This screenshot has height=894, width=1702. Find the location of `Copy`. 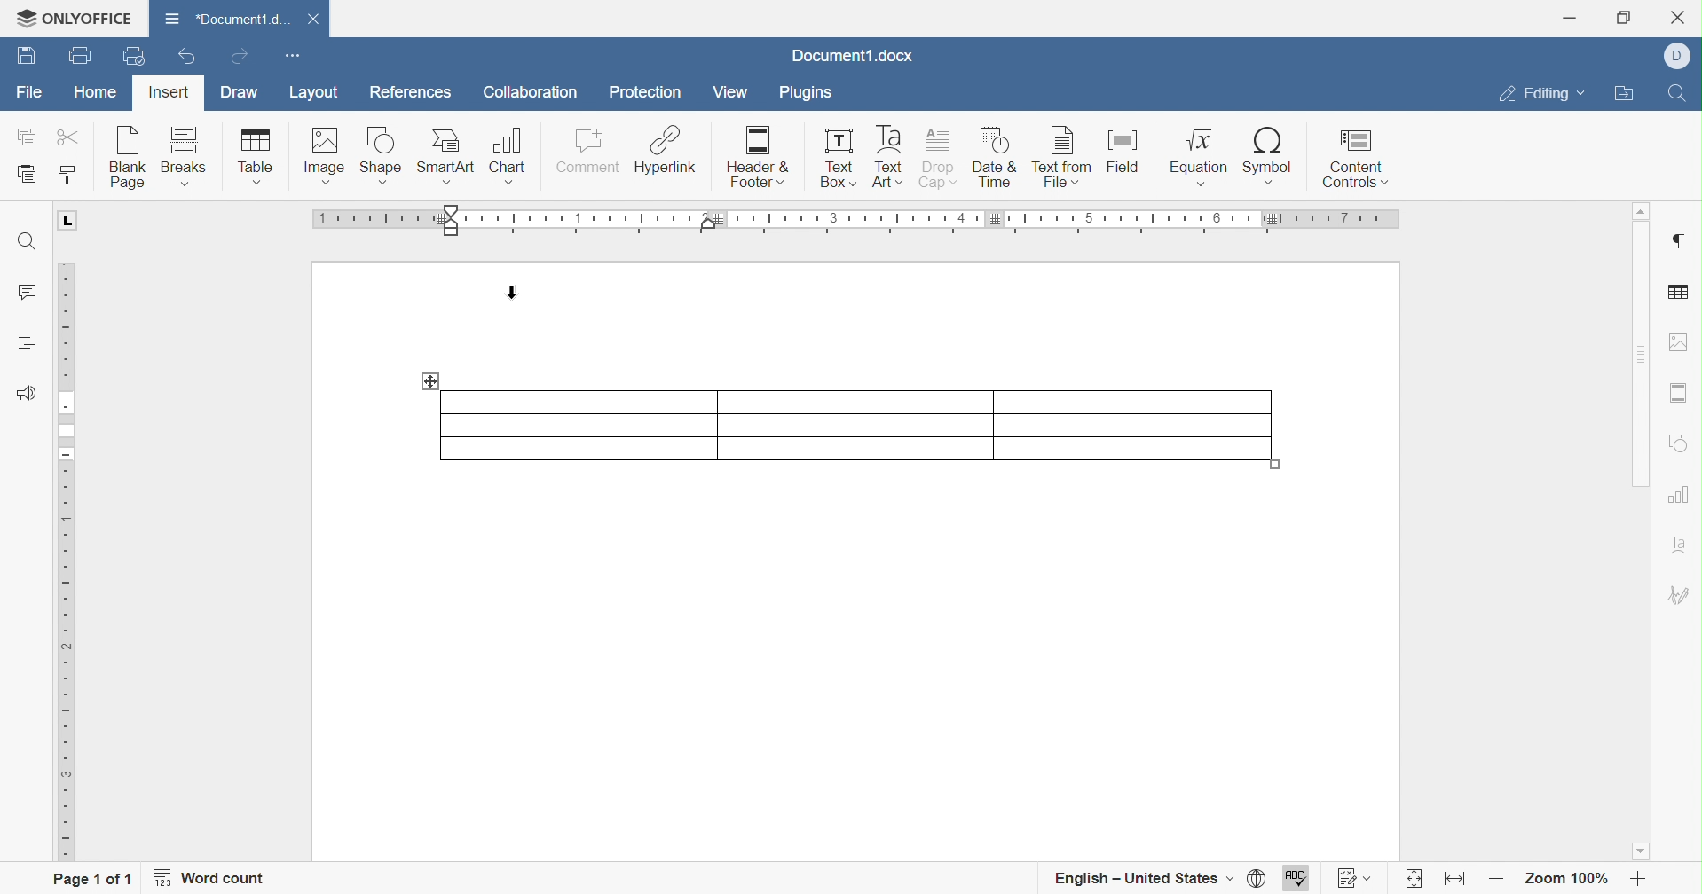

Copy is located at coordinates (21, 136).